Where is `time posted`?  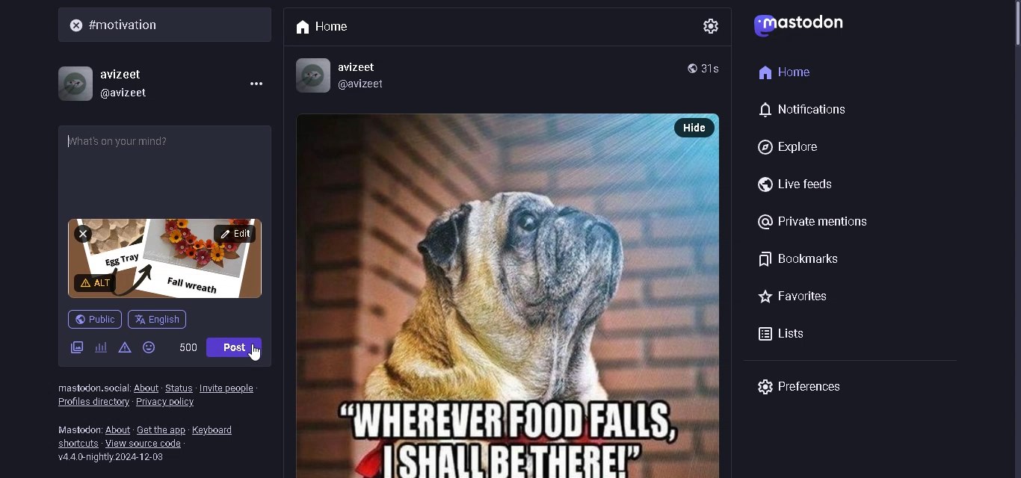
time posted is located at coordinates (715, 68).